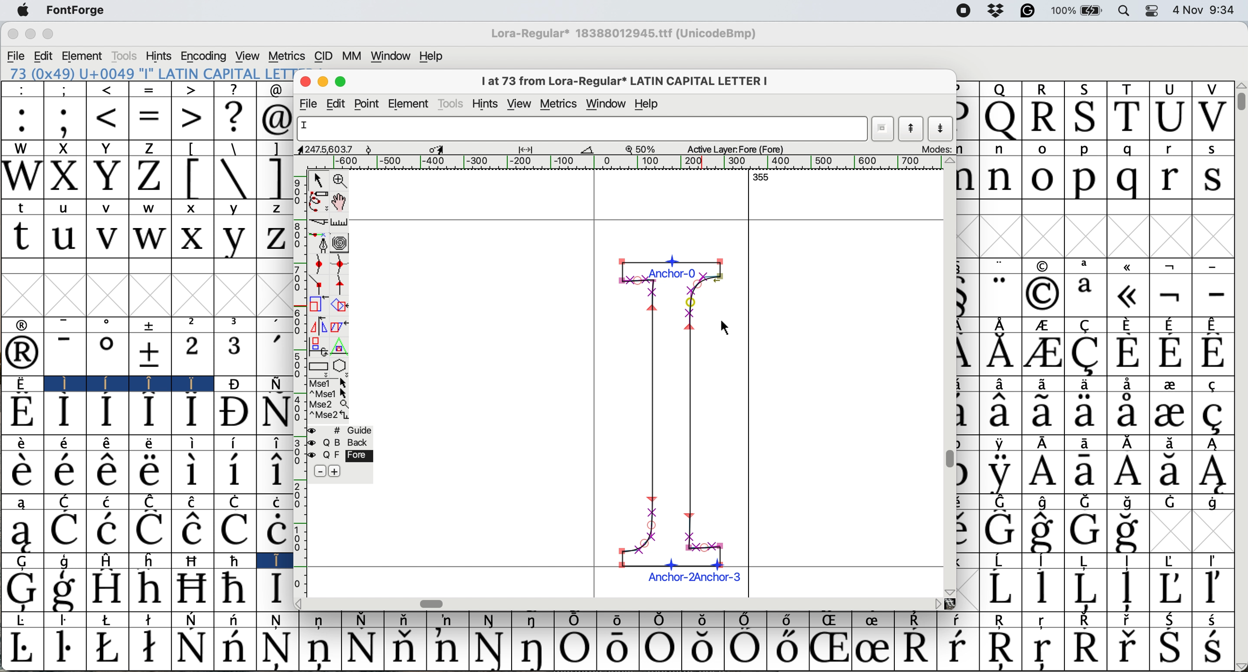  Describe the element at coordinates (63, 148) in the screenshot. I see `X` at that location.